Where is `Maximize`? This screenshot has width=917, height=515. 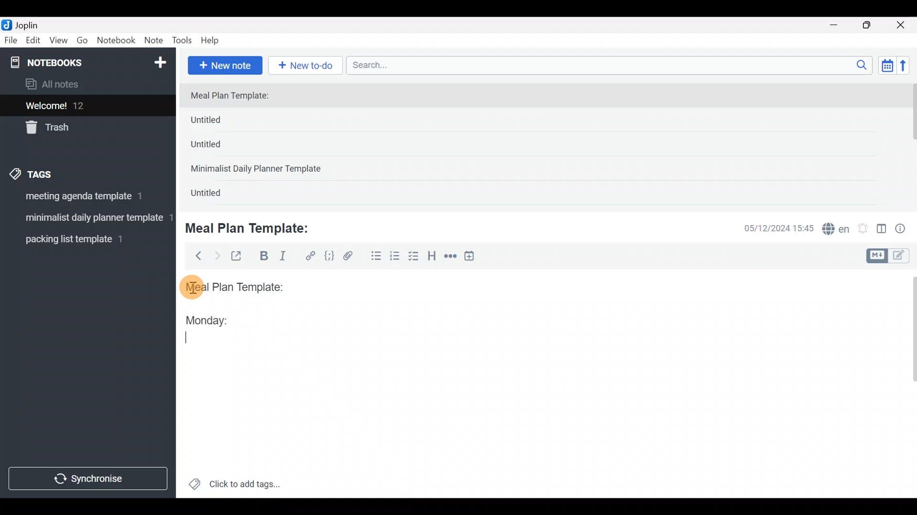 Maximize is located at coordinates (873, 25).